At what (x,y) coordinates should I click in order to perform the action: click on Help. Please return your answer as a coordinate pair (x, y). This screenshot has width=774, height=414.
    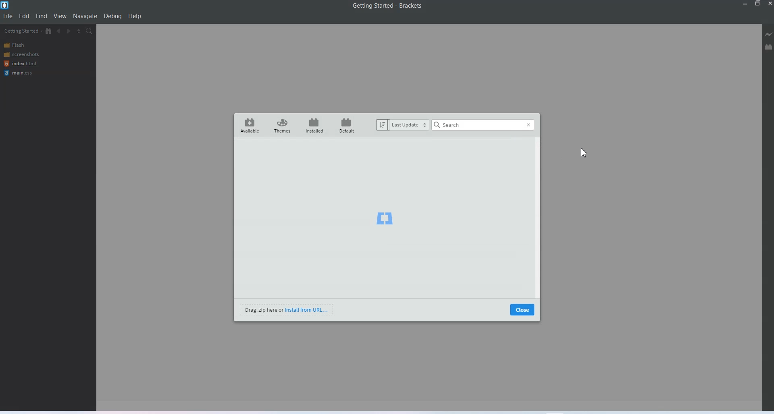
    Looking at the image, I should click on (135, 16).